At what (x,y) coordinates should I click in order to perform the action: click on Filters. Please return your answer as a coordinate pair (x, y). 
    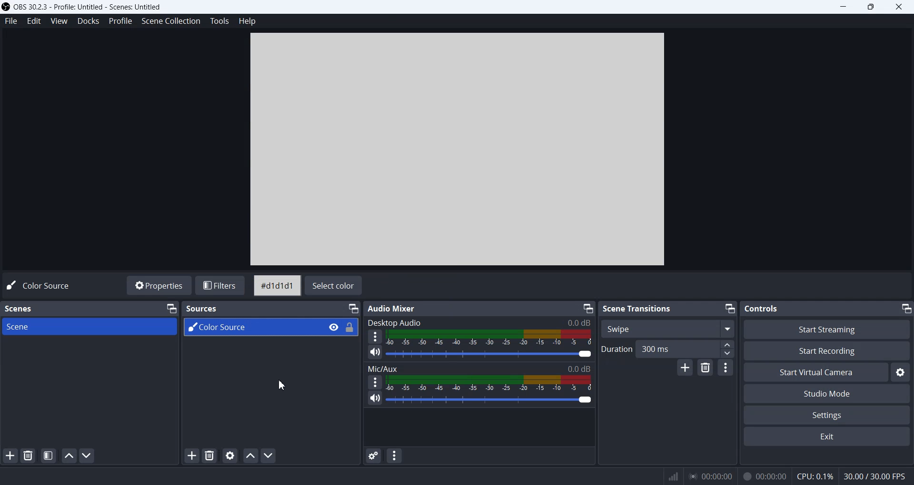
    Looking at the image, I should click on (221, 286).